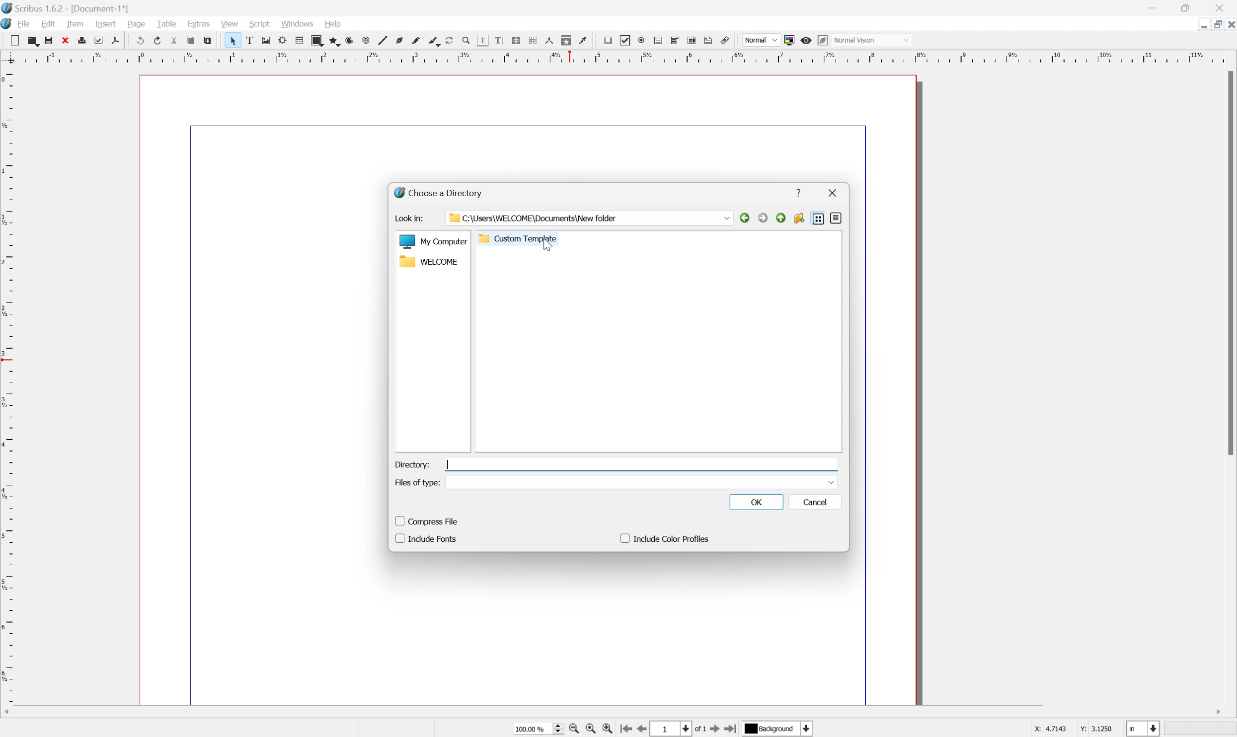  What do you see at coordinates (818, 220) in the screenshot?
I see `list view` at bounding box center [818, 220].